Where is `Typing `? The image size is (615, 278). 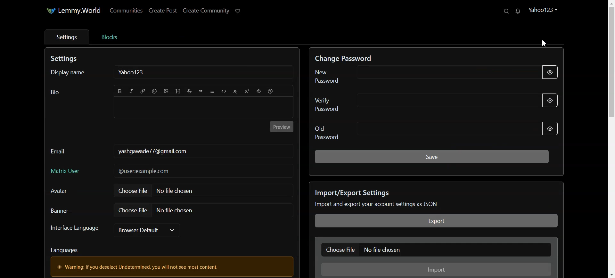 Typing  is located at coordinates (204, 171).